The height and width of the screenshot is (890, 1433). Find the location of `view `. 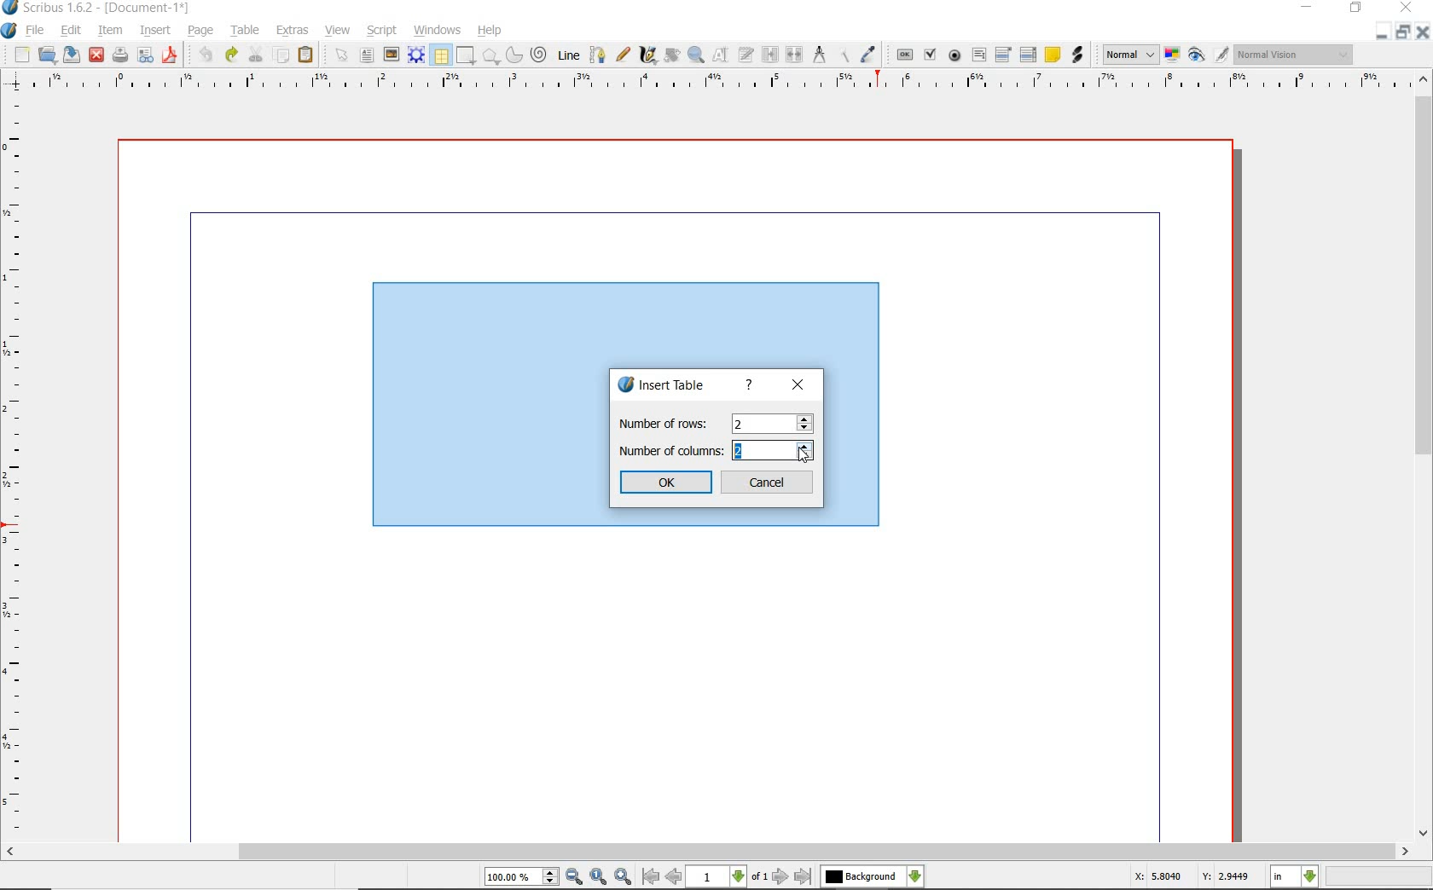

view  is located at coordinates (340, 31).